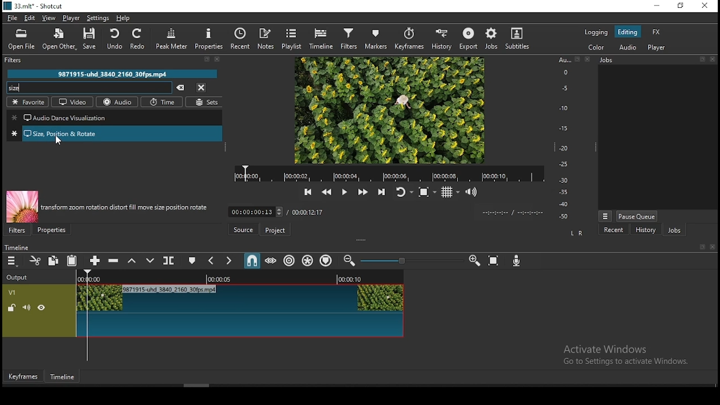 This screenshot has width=720, height=405. I want to click on open other, so click(58, 40).